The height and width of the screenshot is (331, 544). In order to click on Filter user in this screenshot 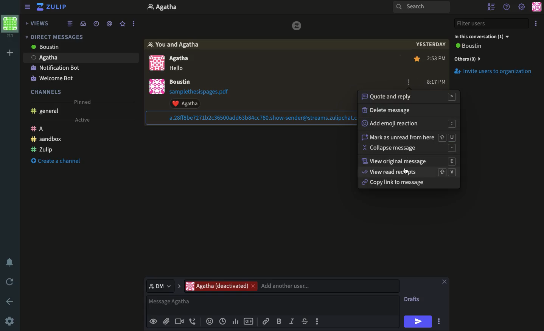, I will do `click(493, 23)`.